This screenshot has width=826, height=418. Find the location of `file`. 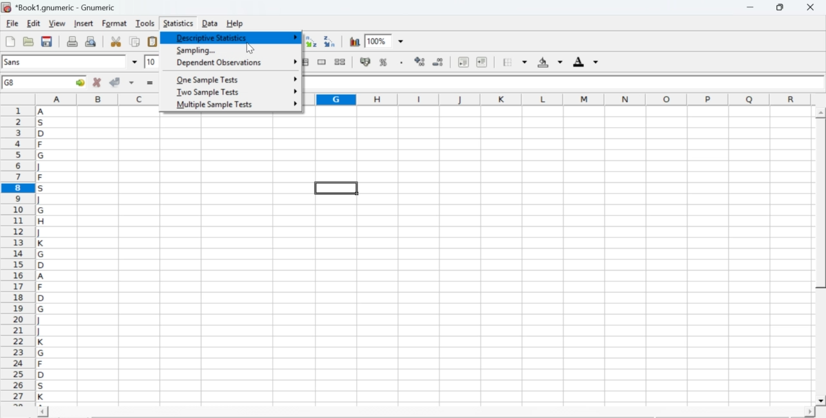

file is located at coordinates (12, 24).